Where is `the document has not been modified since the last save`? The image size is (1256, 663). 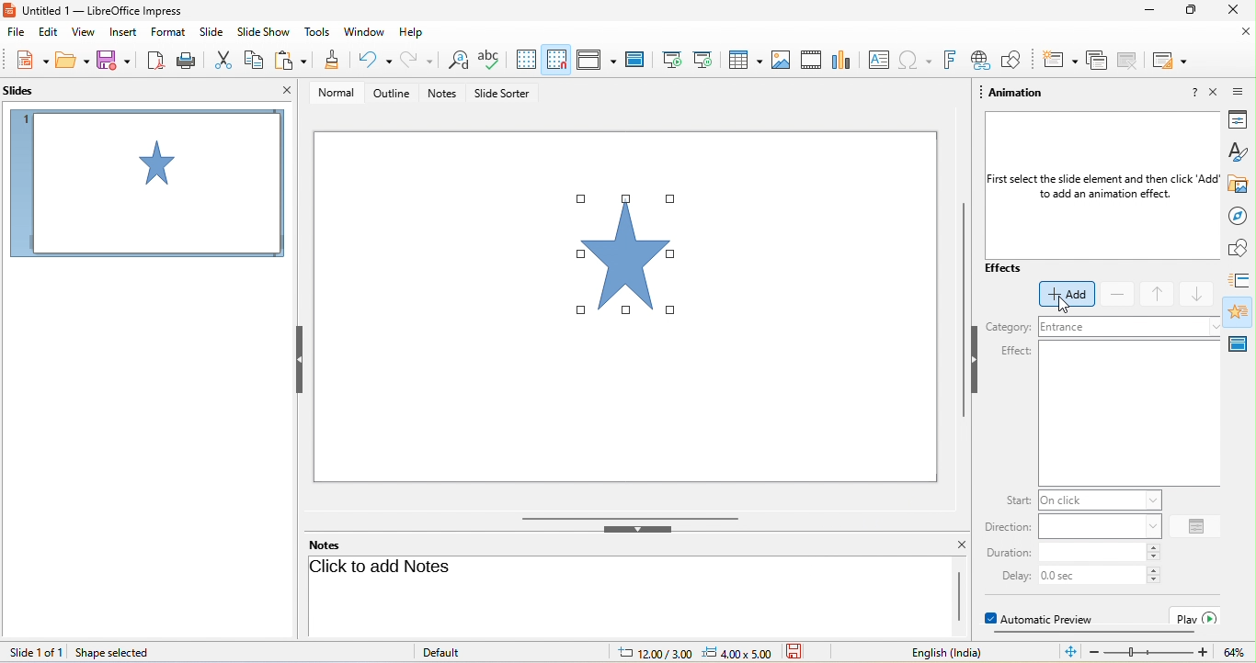
the document has not been modified since the last save is located at coordinates (805, 652).